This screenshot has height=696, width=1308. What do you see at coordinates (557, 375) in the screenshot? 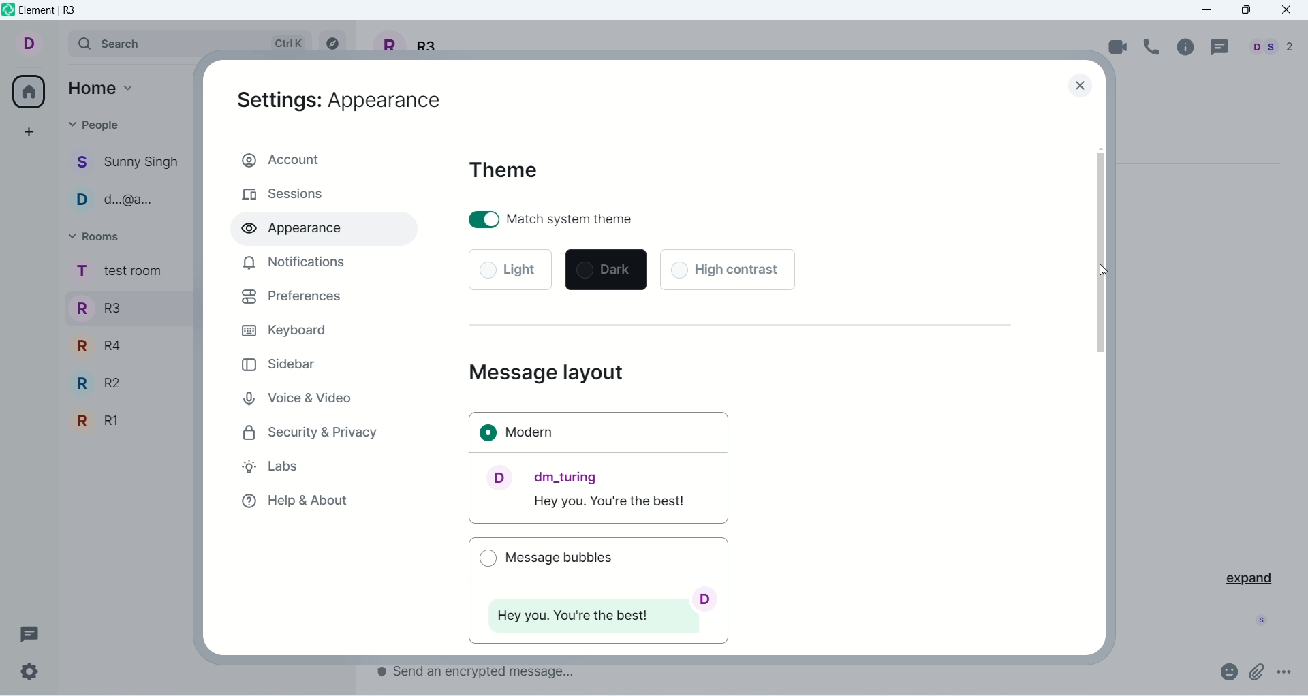
I see `message layout` at bounding box center [557, 375].